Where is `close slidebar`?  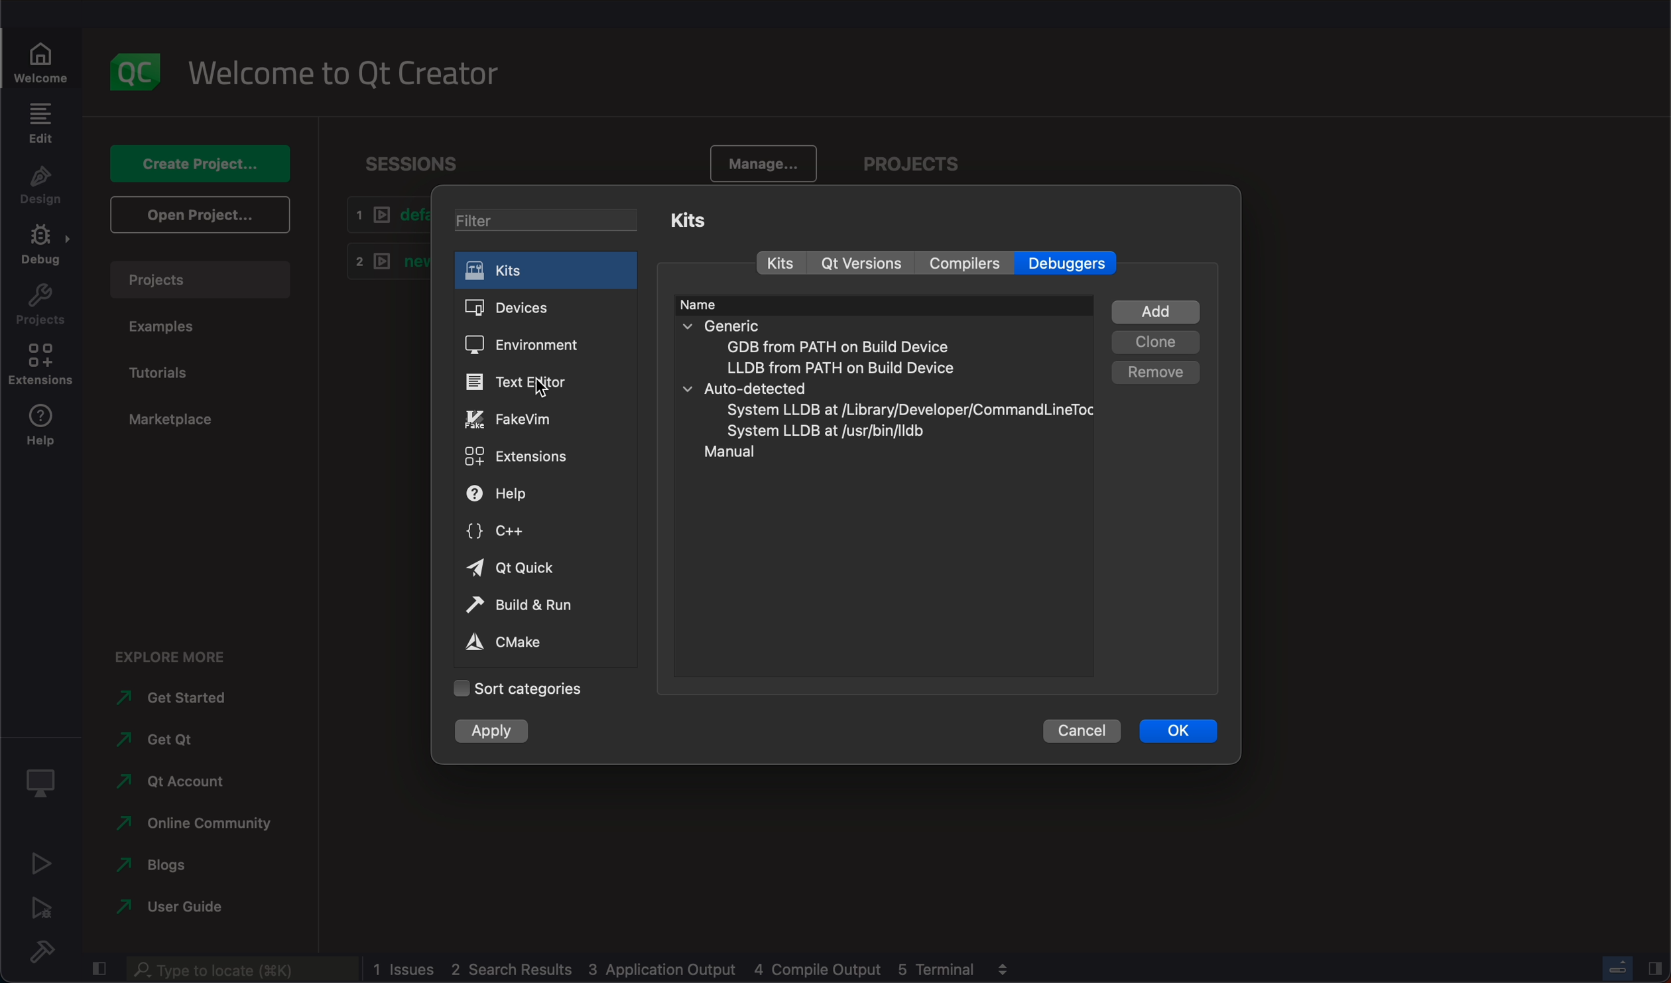
close slidebar is located at coordinates (1656, 969).